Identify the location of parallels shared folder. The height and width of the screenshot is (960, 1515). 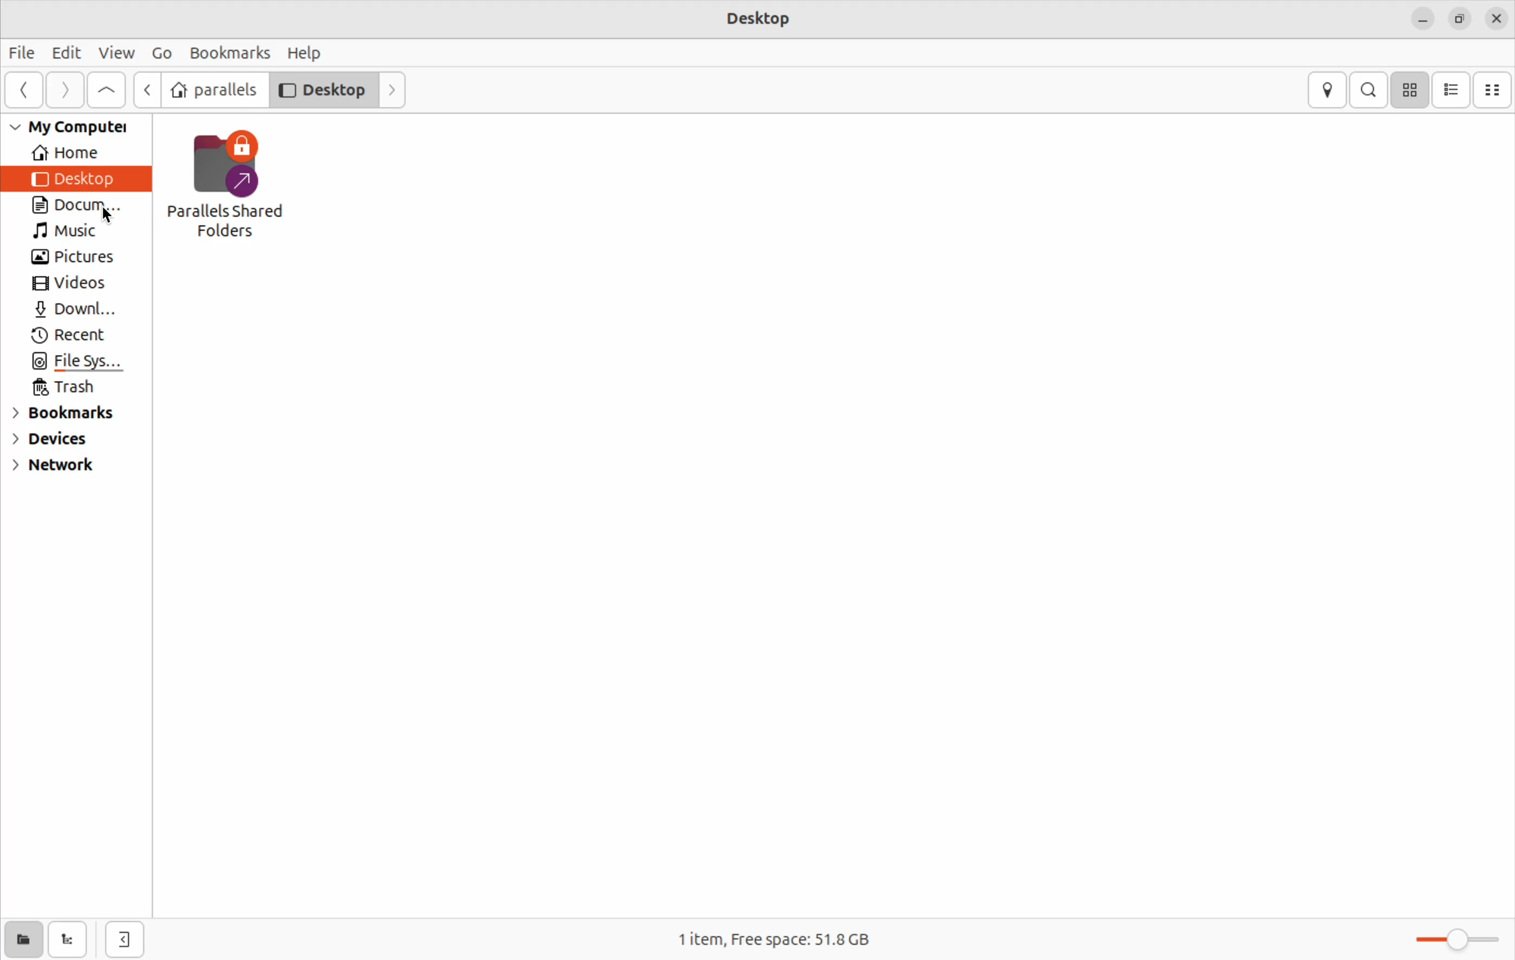
(232, 184).